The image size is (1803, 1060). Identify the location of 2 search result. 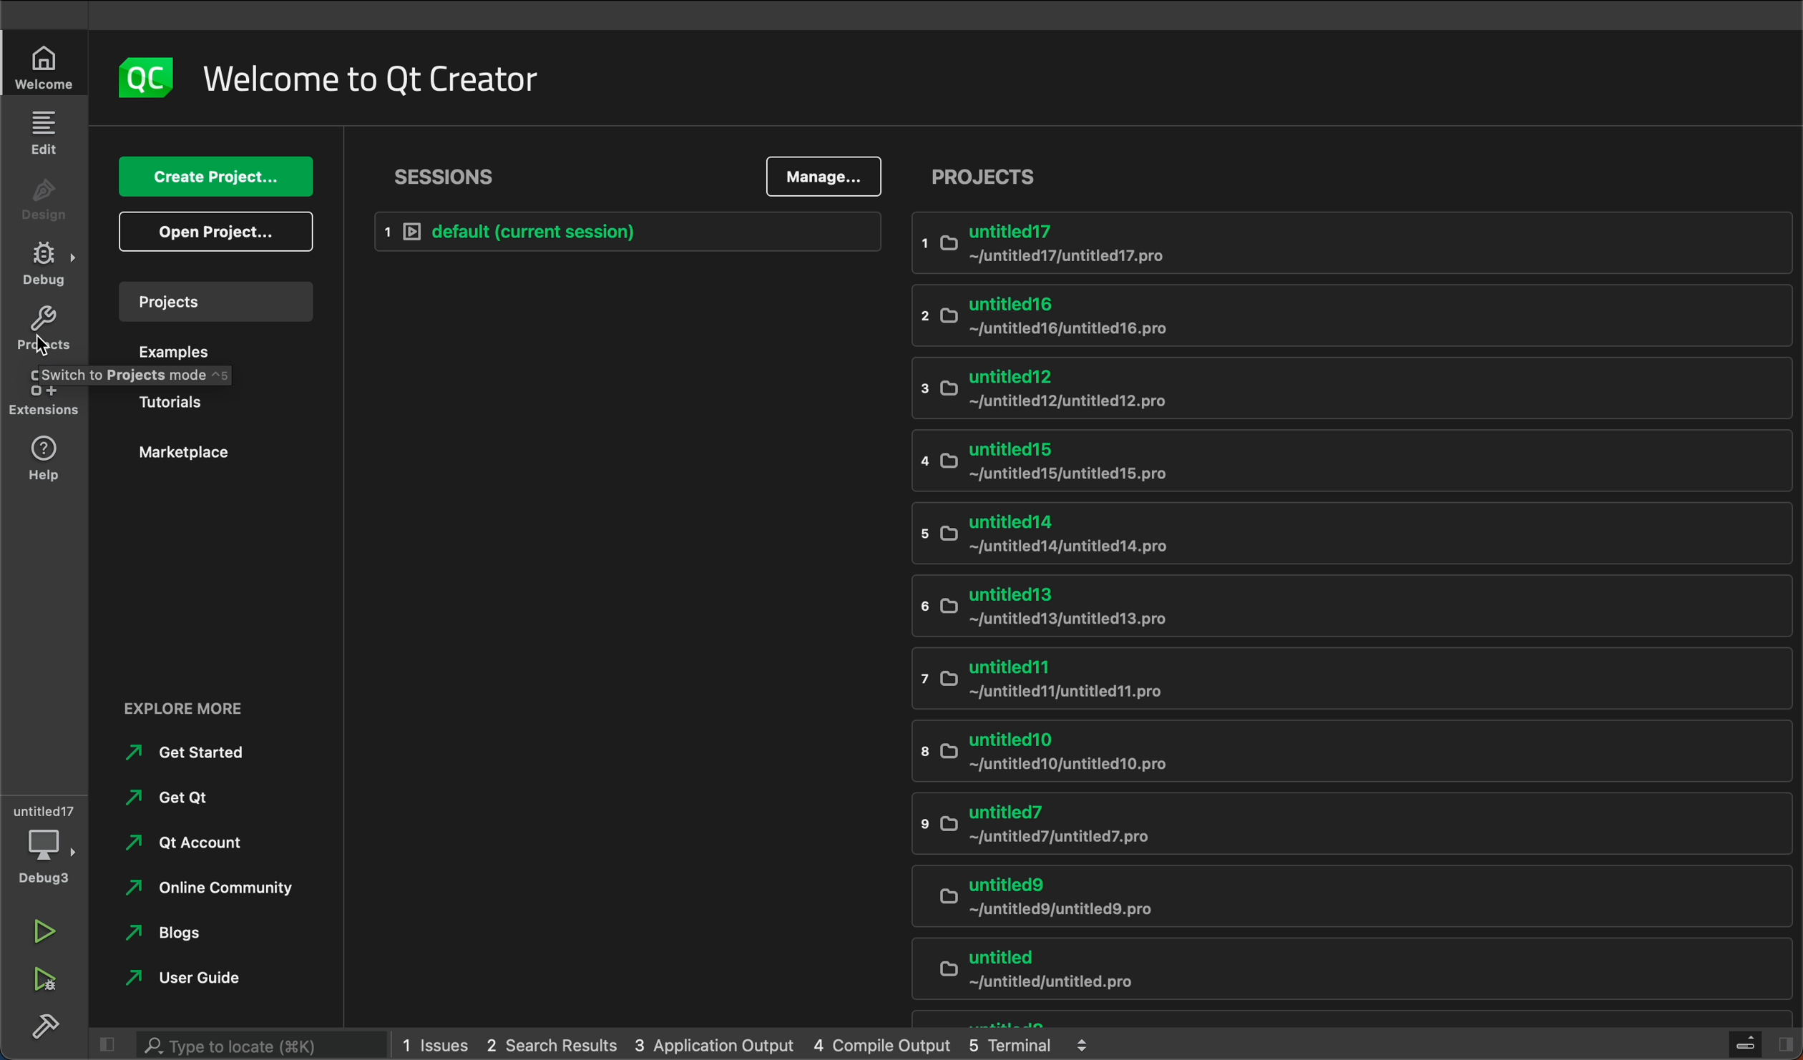
(554, 1044).